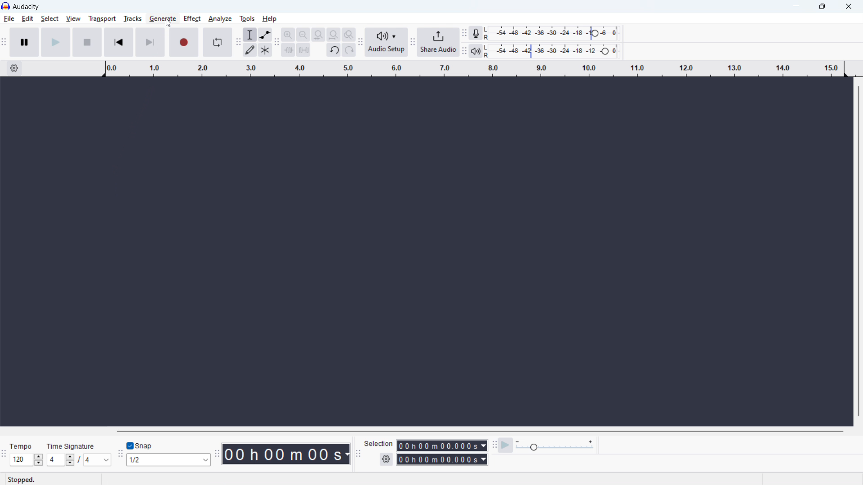 The image size is (863, 485). I want to click on start time, so click(443, 446).